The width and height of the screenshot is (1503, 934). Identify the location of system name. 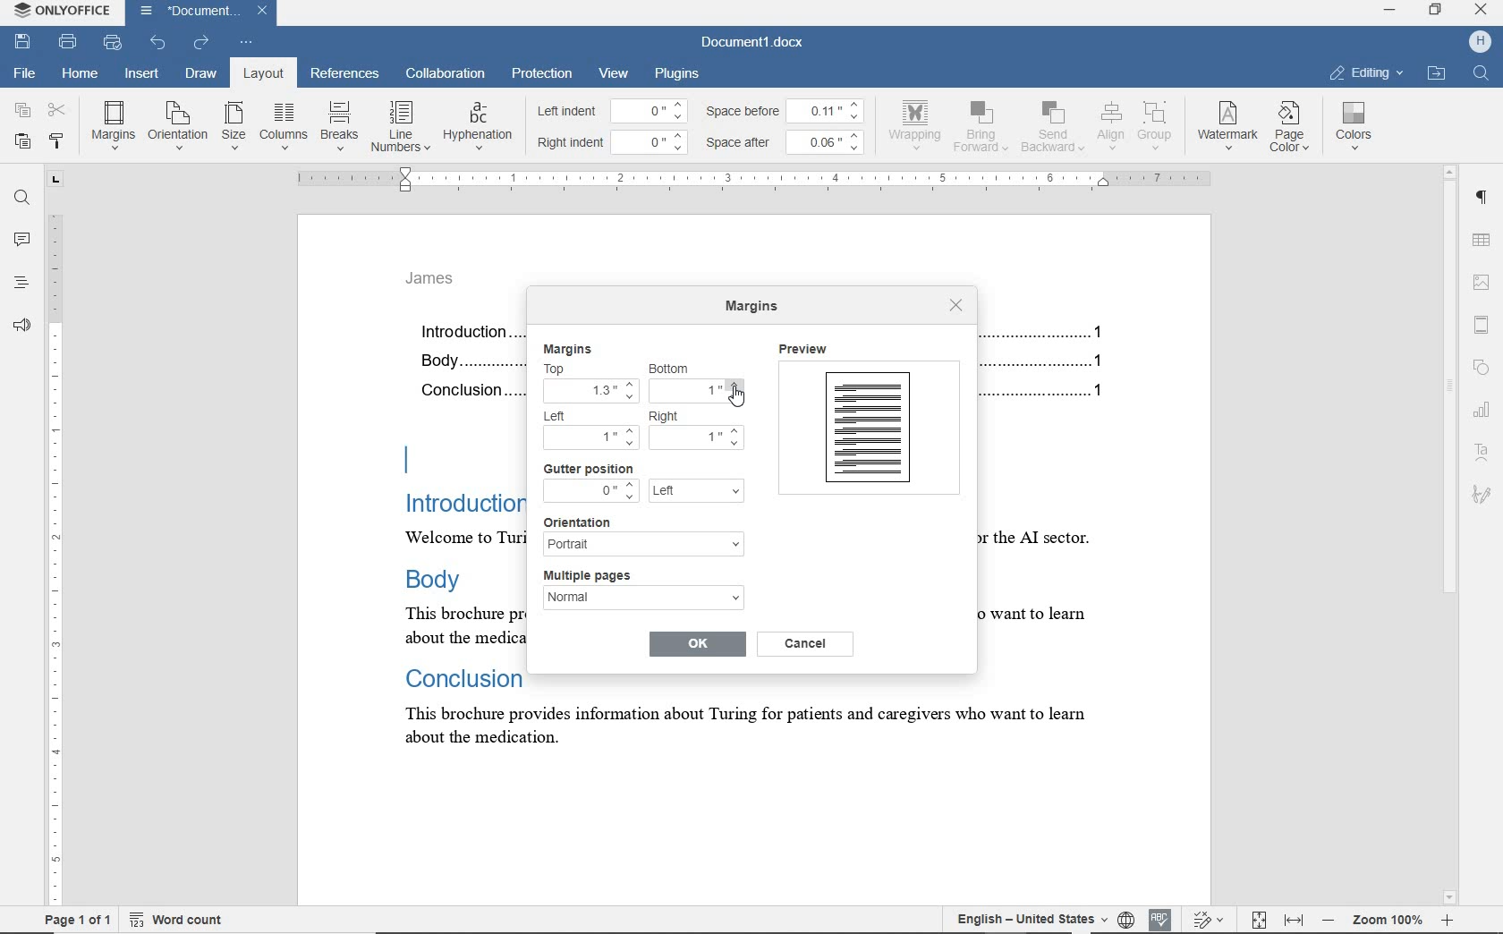
(64, 13).